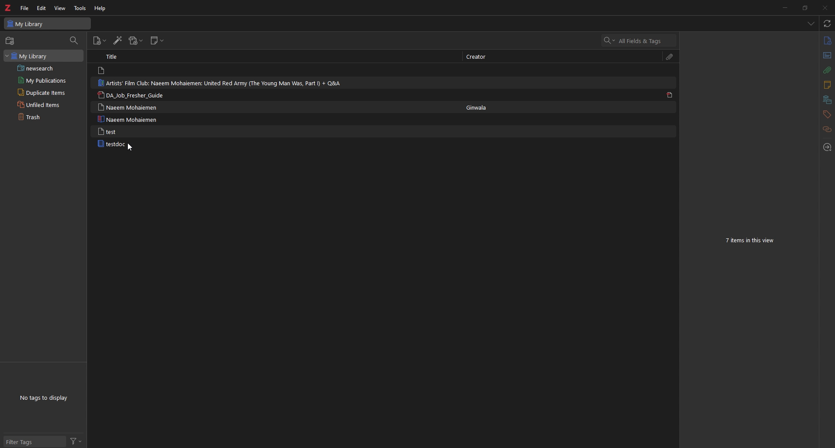 This screenshot has height=448, width=835. What do you see at coordinates (824, 7) in the screenshot?
I see `close` at bounding box center [824, 7].